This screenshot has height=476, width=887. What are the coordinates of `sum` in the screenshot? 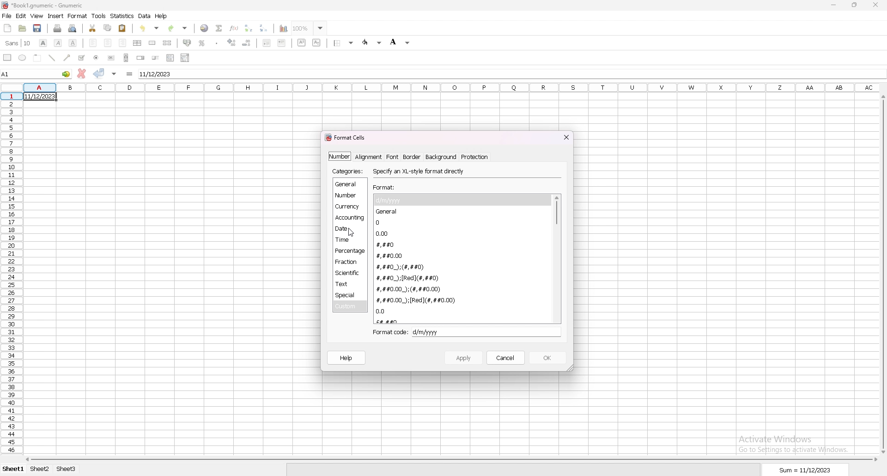 It's located at (806, 470).